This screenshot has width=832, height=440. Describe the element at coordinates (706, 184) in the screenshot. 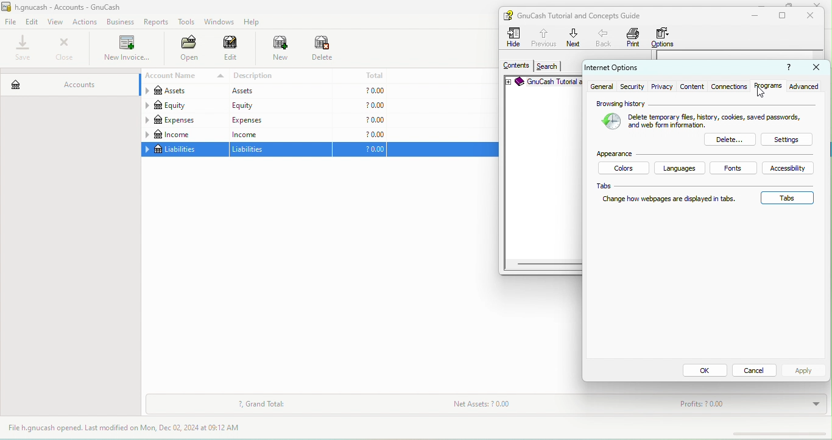

I see `tabs` at that location.